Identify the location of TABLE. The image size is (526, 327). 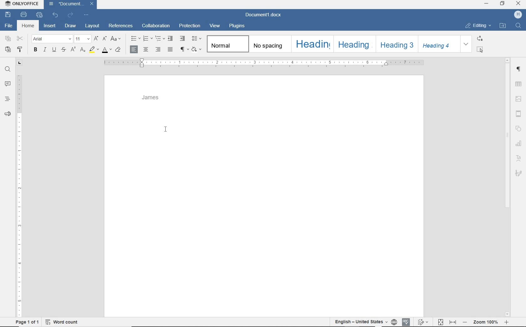
(518, 84).